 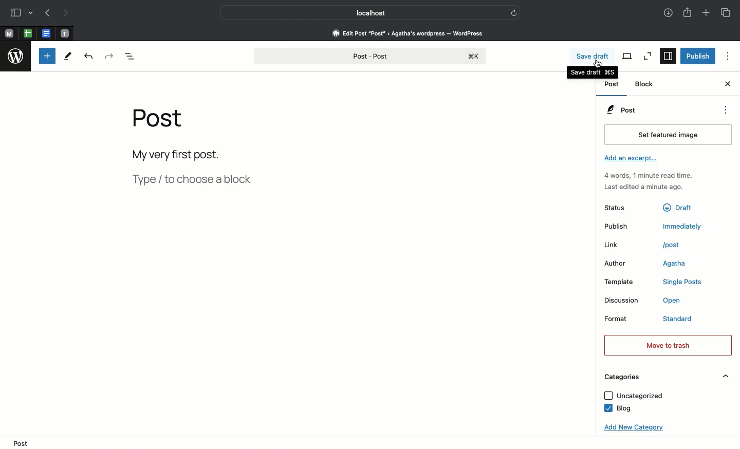 I want to click on Save draft, so click(x=591, y=57).